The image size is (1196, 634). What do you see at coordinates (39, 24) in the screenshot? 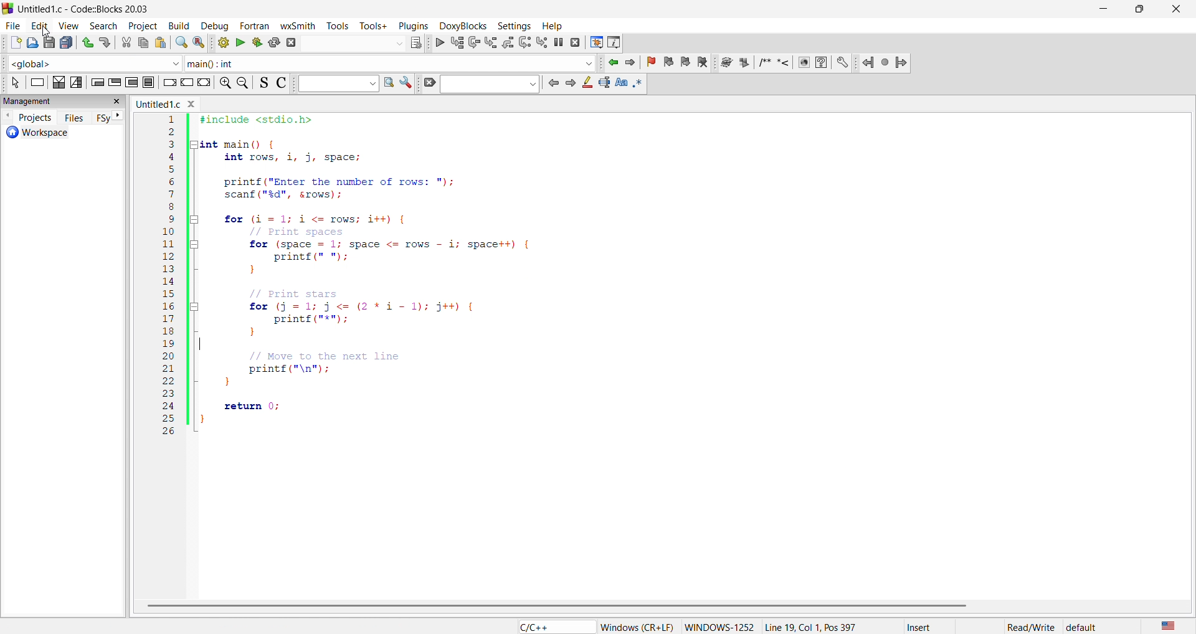
I see `edit` at bounding box center [39, 24].